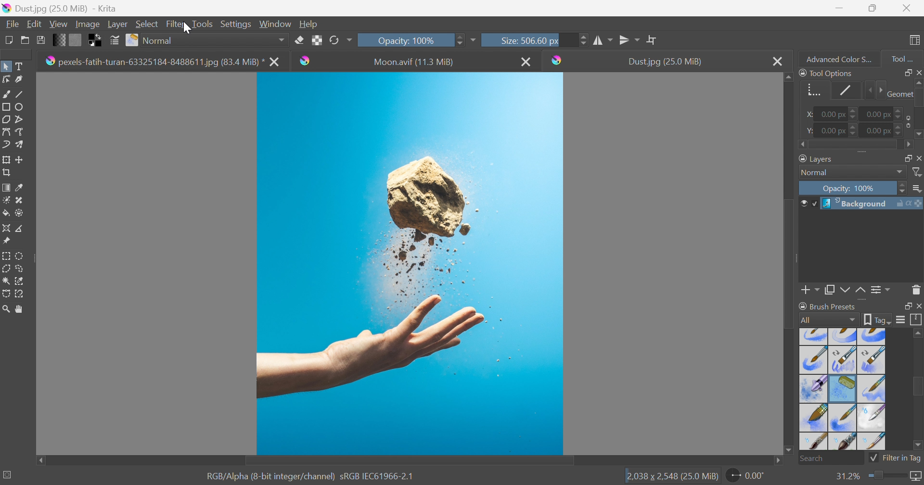 The height and width of the screenshot is (485, 924). What do you see at coordinates (844, 291) in the screenshot?
I see `Duplicate layer or mask` at bounding box center [844, 291].